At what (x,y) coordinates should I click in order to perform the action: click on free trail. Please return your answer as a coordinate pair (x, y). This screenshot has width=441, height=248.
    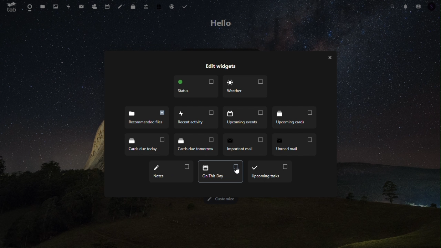
    Looking at the image, I should click on (159, 8).